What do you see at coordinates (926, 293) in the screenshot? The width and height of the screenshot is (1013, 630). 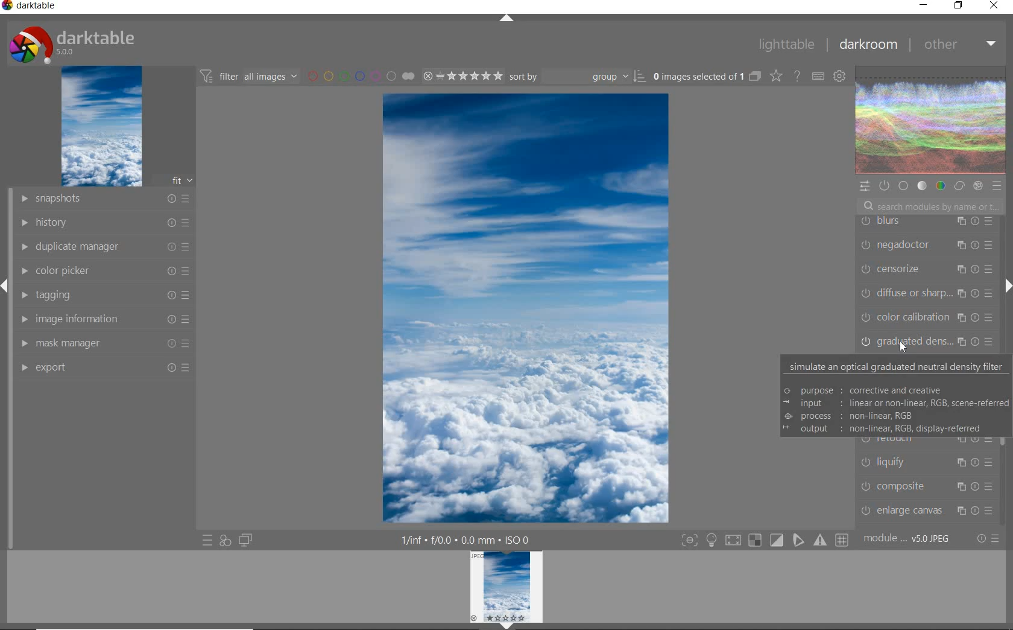 I see `diffuse or sharpen` at bounding box center [926, 293].